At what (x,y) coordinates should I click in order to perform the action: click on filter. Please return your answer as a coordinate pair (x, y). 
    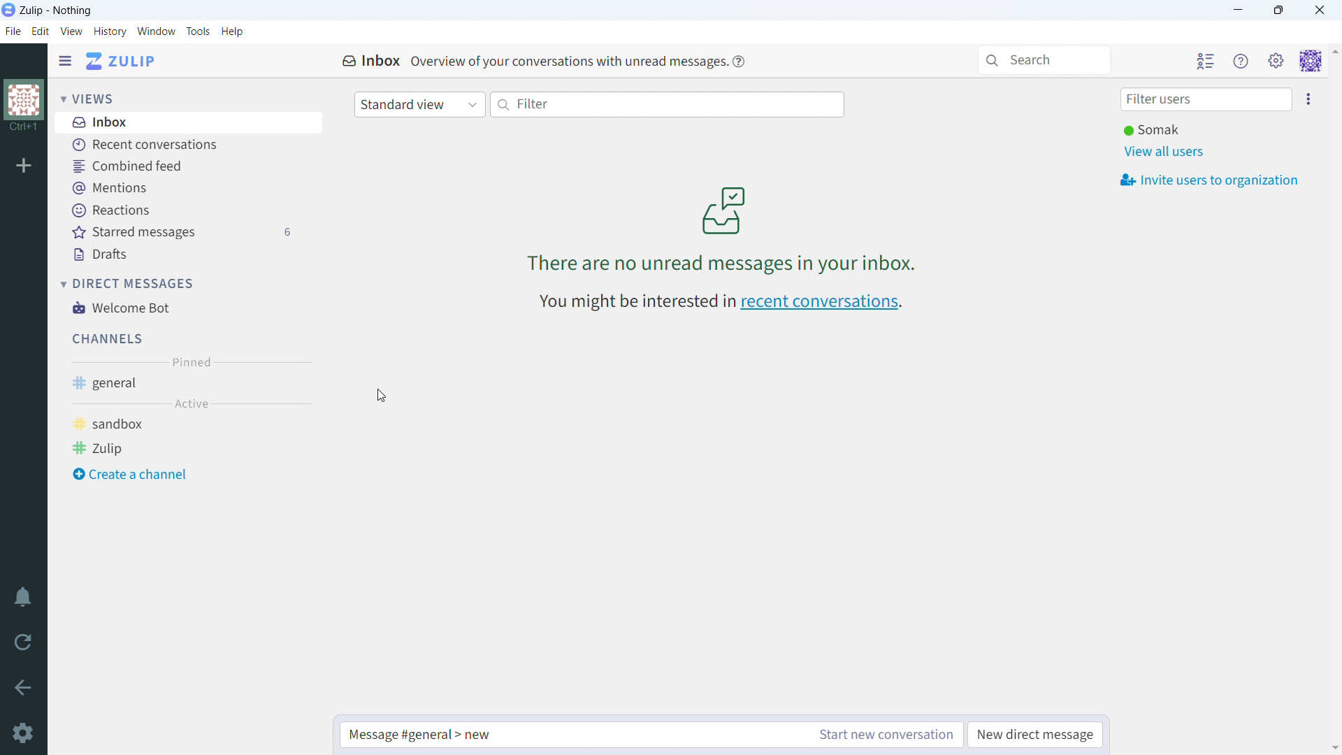
    Looking at the image, I should click on (669, 105).